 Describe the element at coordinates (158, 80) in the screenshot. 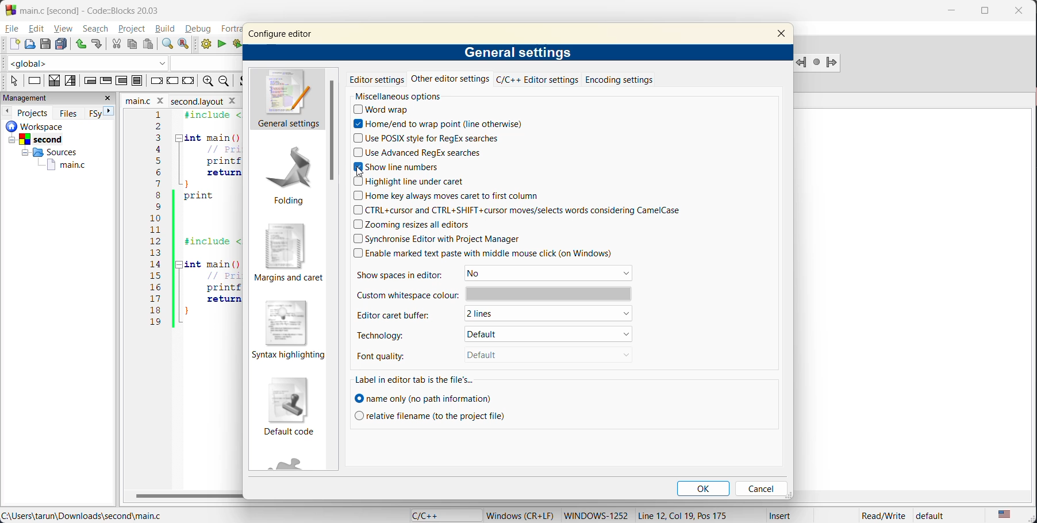

I see `break instruction` at that location.